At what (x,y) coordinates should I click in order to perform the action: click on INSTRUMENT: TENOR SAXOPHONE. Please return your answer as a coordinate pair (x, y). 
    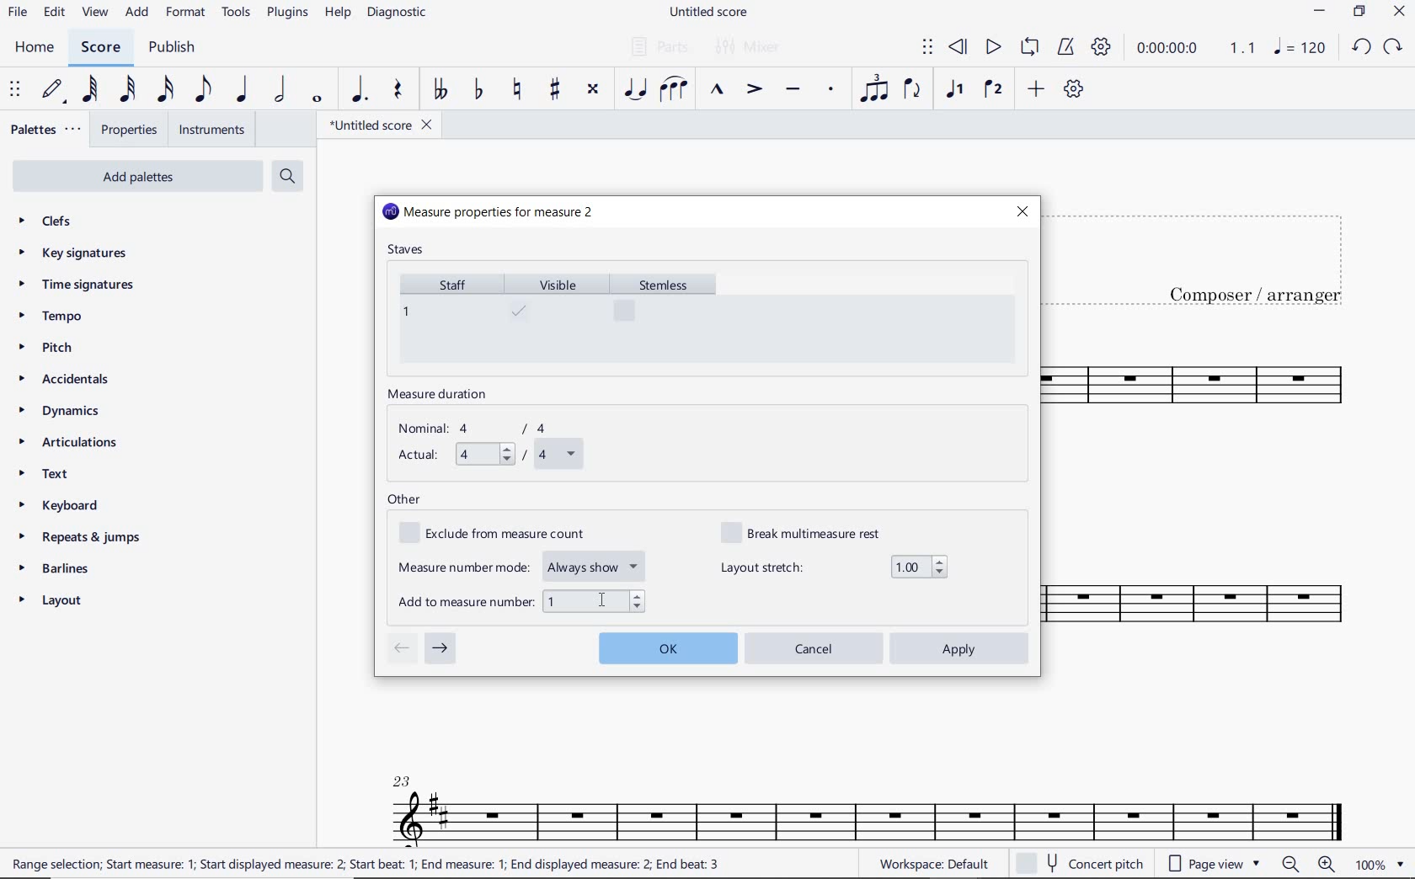
    Looking at the image, I should click on (1217, 506).